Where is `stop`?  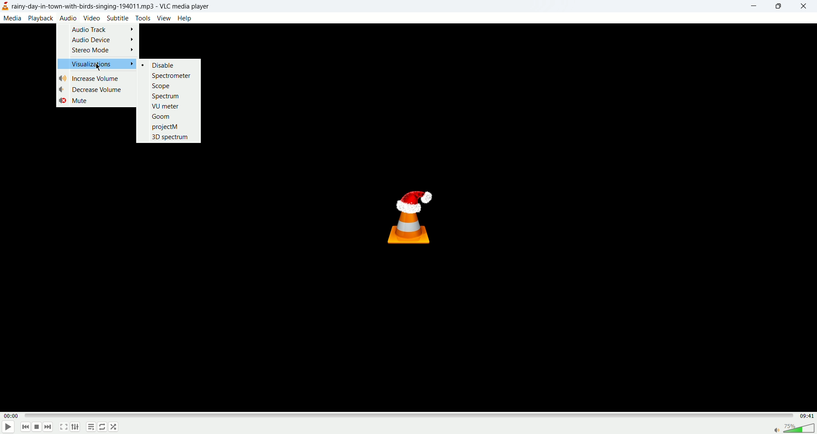 stop is located at coordinates (37, 427).